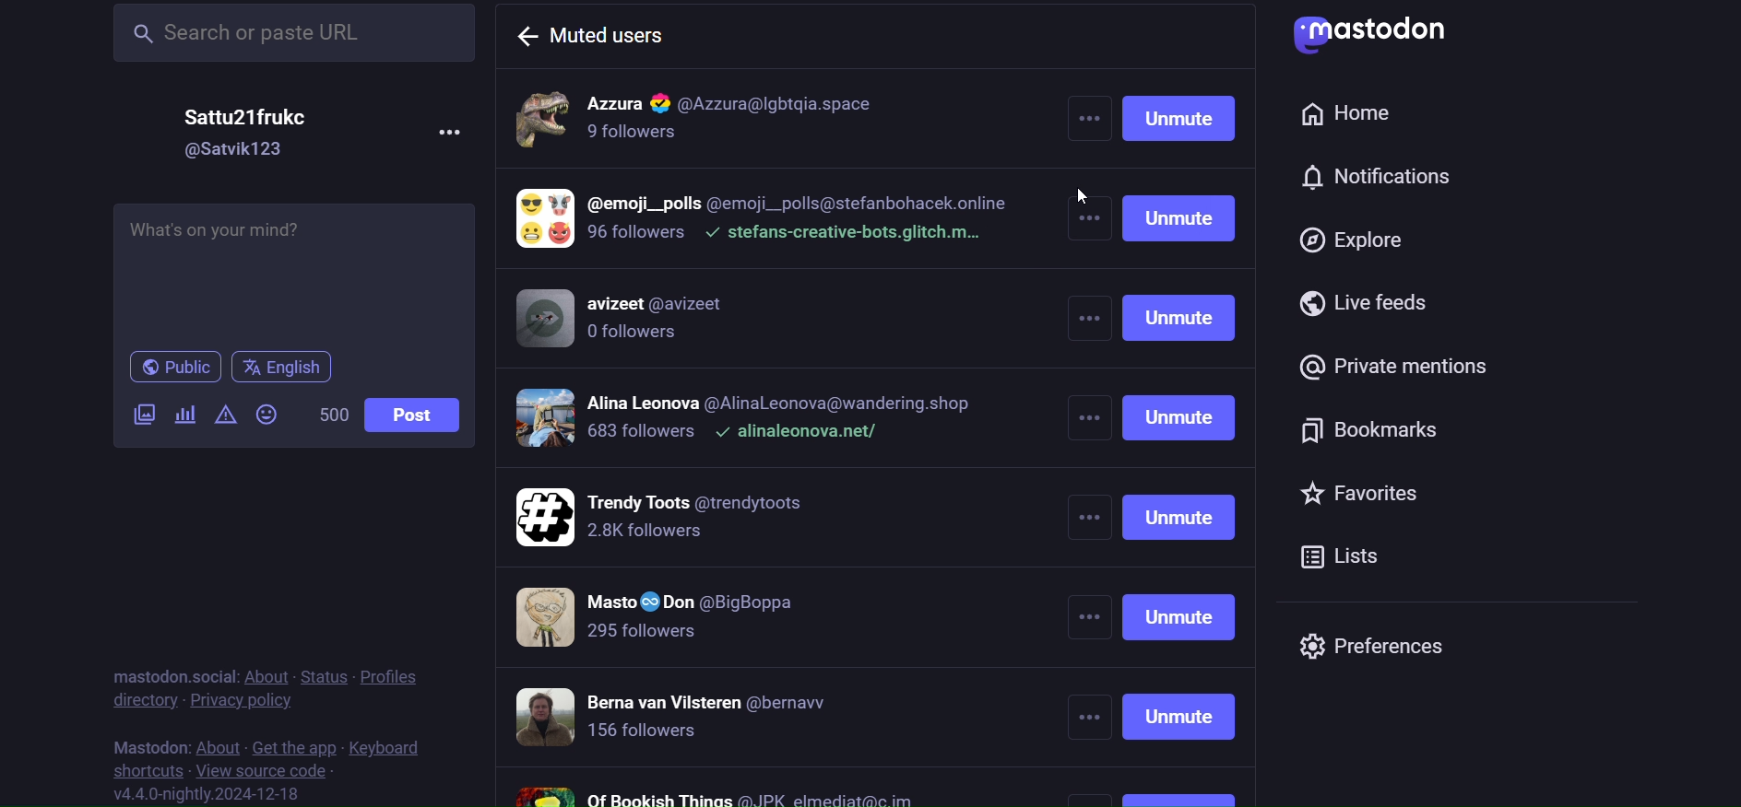  What do you see at coordinates (183, 413) in the screenshot?
I see `poll` at bounding box center [183, 413].